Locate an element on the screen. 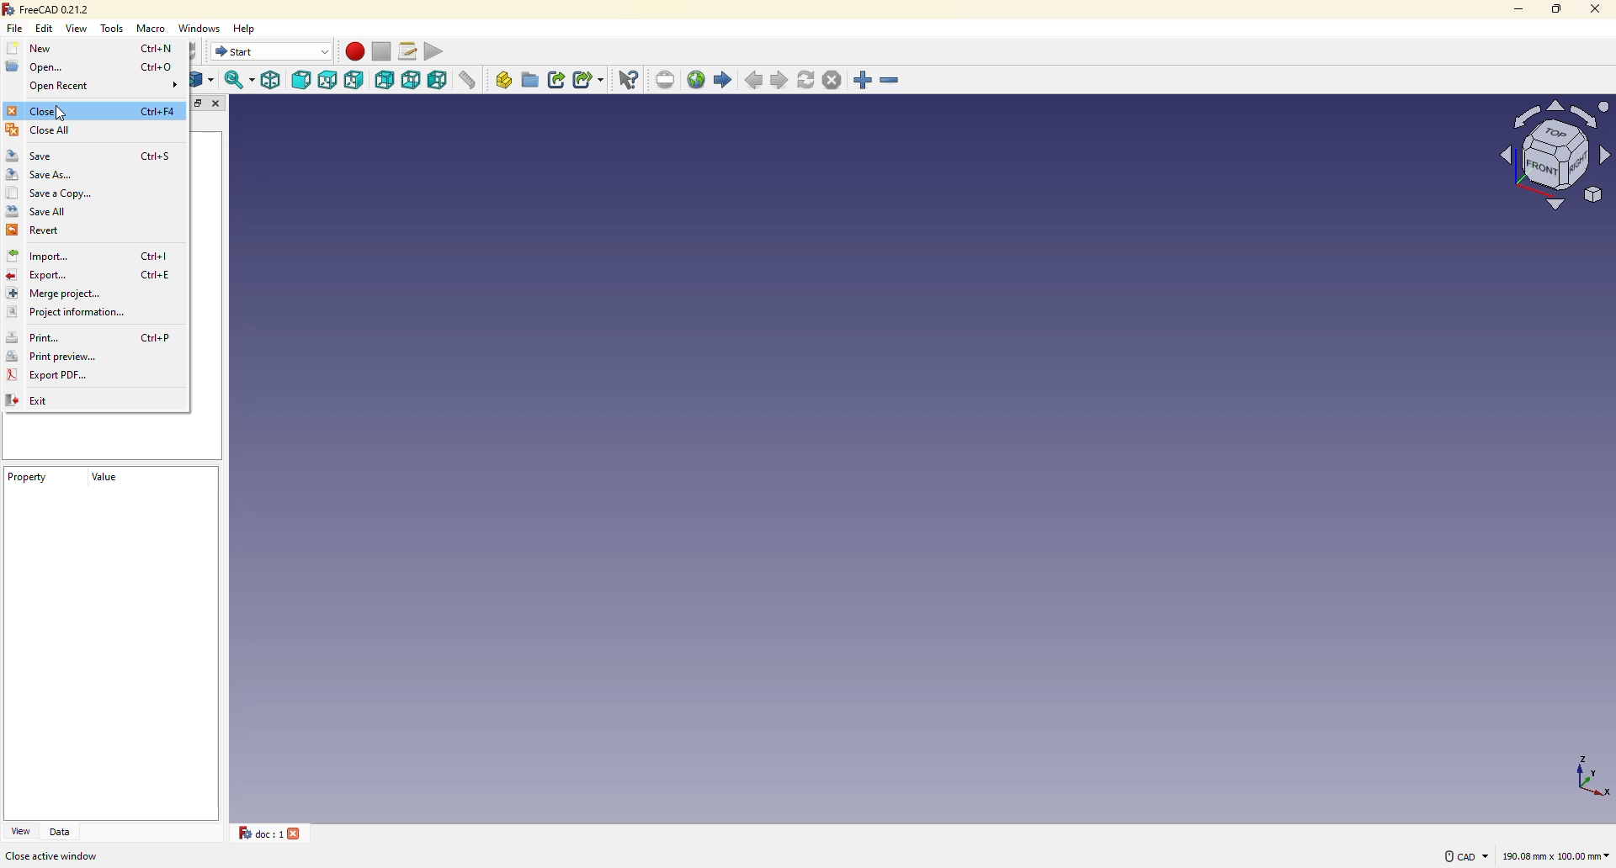  switch between workbenches is located at coordinates (272, 51).